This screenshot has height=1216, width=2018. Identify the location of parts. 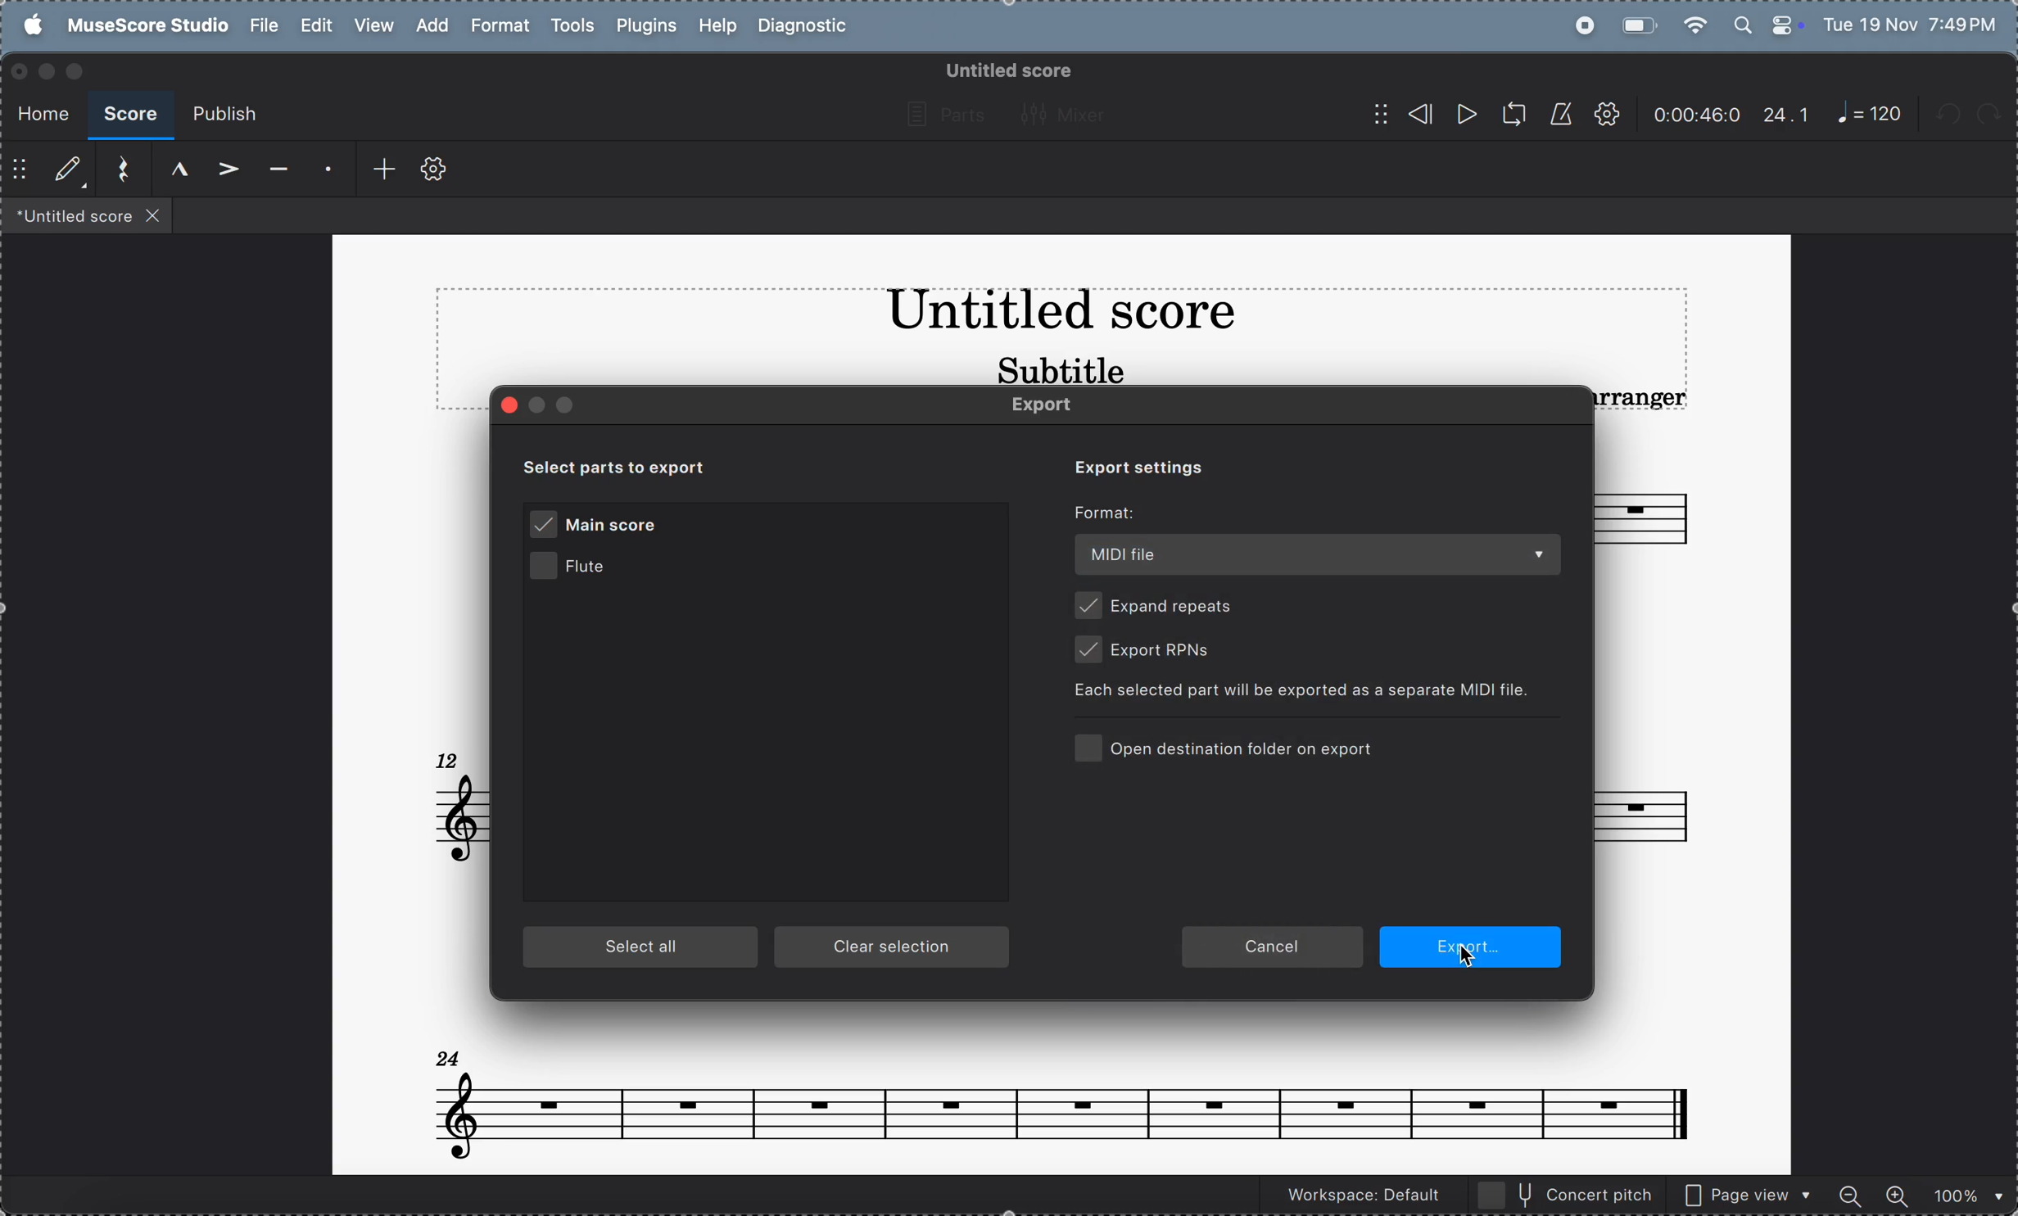
(941, 115).